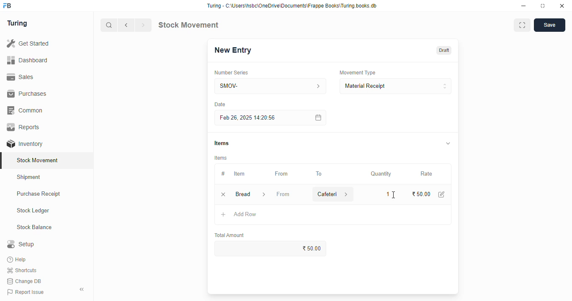  Describe the element at coordinates (283, 194) in the screenshot. I see `from` at that location.